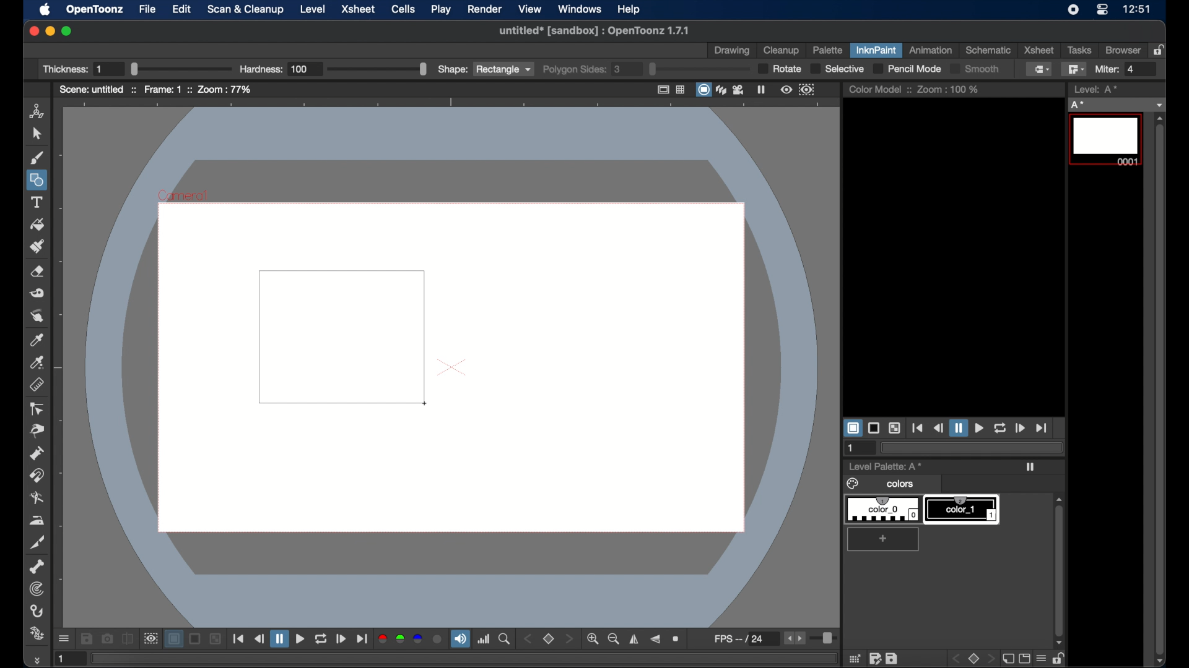 The image size is (1189, 668). What do you see at coordinates (1058, 658) in the screenshot?
I see `unlock` at bounding box center [1058, 658].